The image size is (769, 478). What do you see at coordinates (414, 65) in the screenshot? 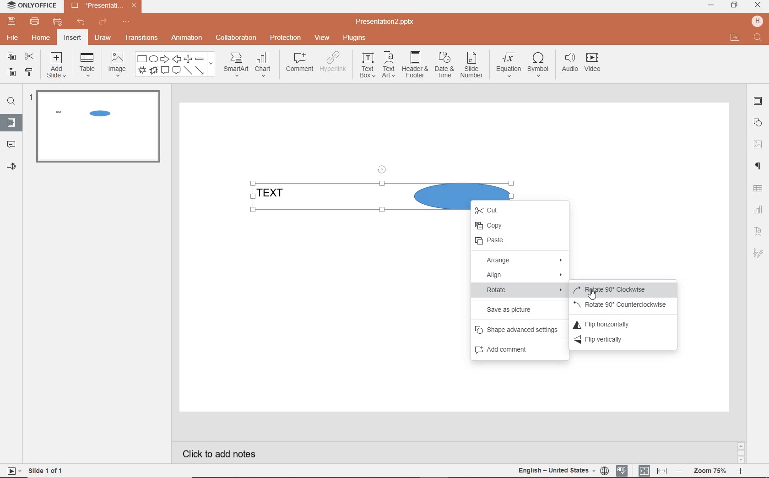
I see `header & footer` at bounding box center [414, 65].